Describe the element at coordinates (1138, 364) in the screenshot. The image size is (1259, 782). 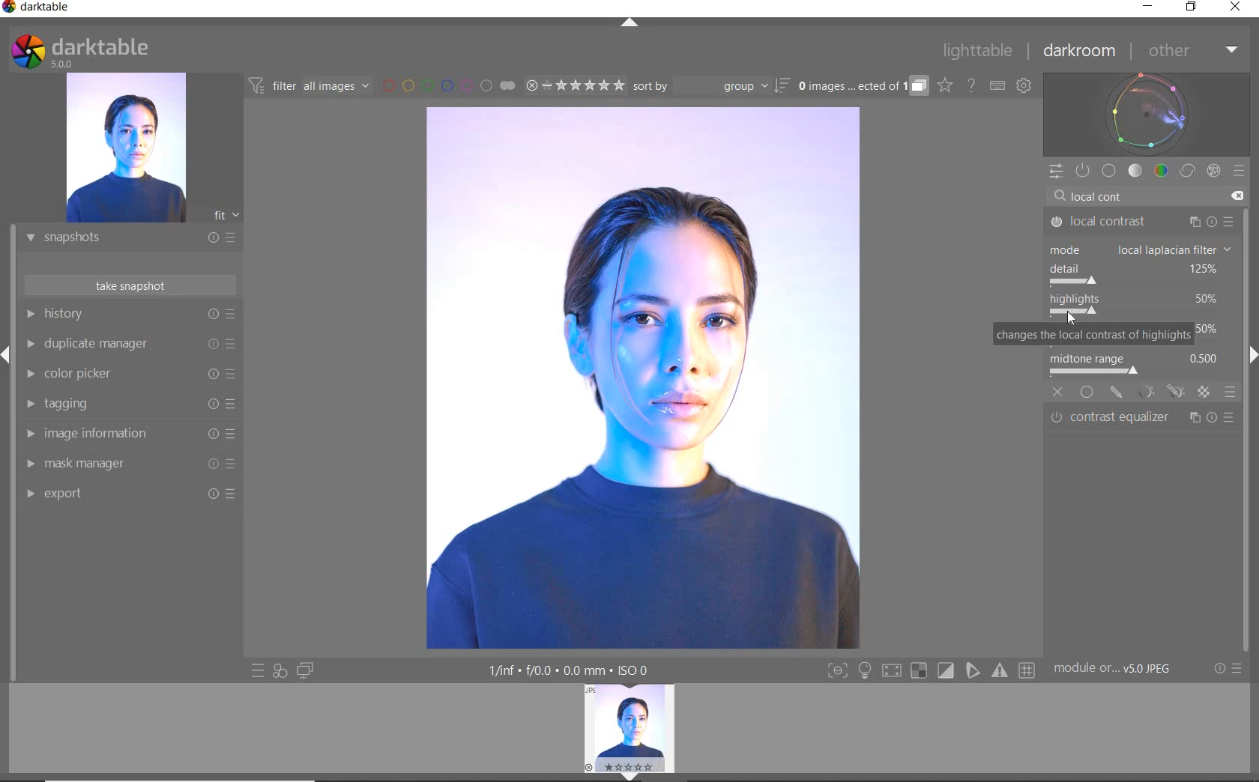
I see `midtone range` at that location.